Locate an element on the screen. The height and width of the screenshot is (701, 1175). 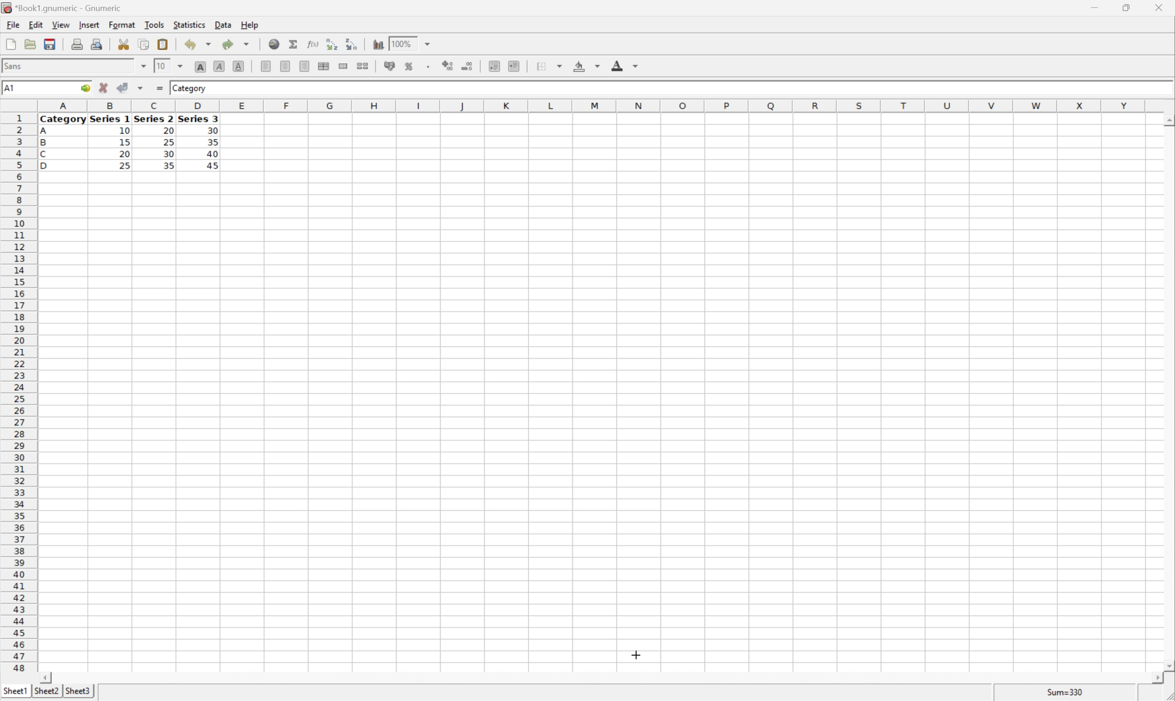
Redo is located at coordinates (234, 43).